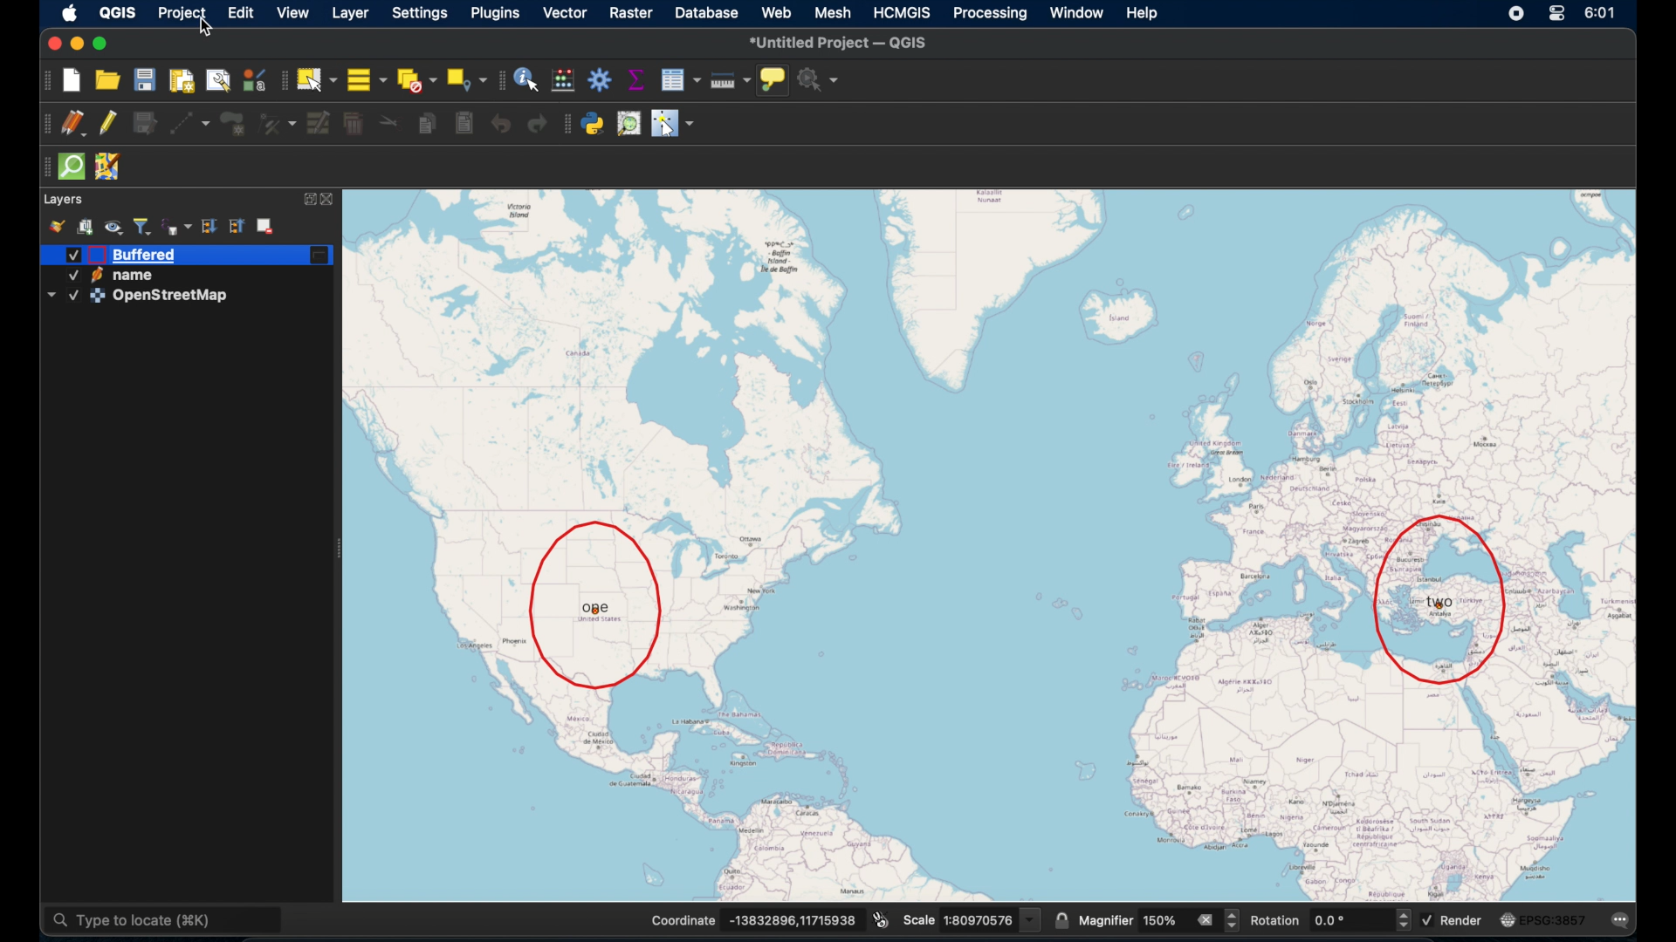 This screenshot has width=1676, height=942. I want to click on close, so click(332, 200).